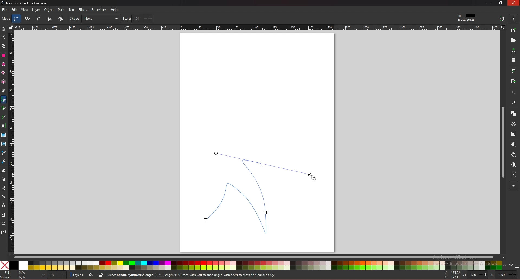 This screenshot has height=280, width=520. I want to click on zoom drawing, so click(513, 155).